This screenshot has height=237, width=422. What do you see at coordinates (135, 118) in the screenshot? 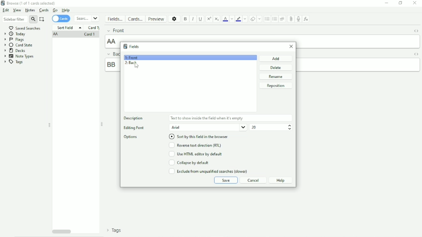
I see `Deposition` at bounding box center [135, 118].